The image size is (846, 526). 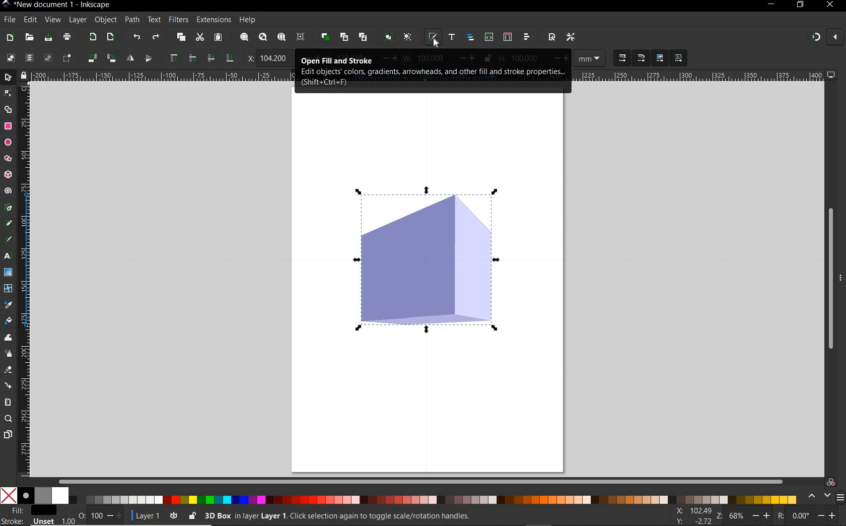 I want to click on 1.00, so click(x=68, y=521).